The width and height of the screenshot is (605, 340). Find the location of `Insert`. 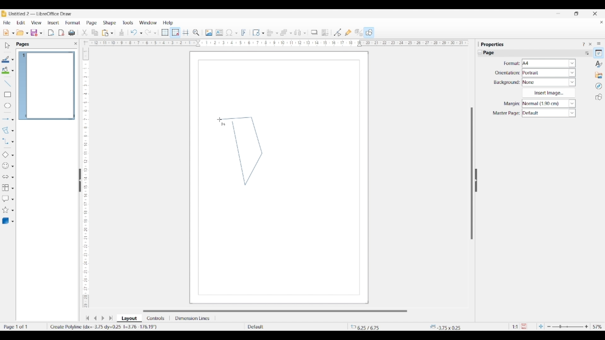

Insert is located at coordinates (54, 23).